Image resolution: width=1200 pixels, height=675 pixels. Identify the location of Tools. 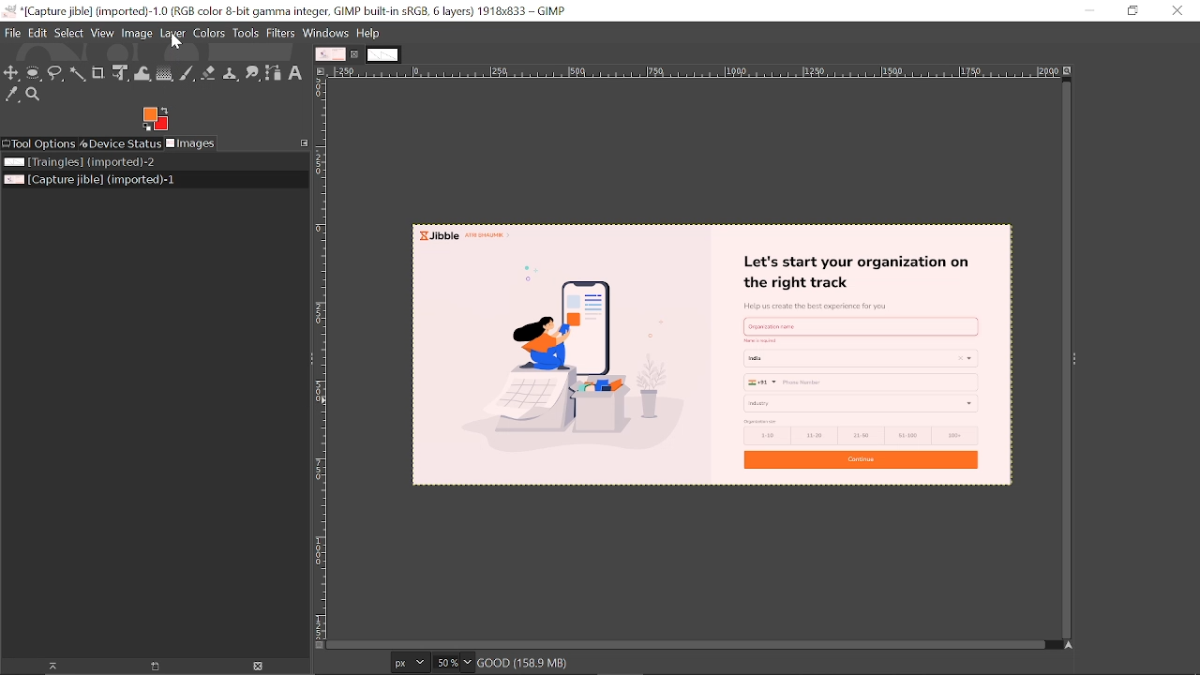
(245, 33).